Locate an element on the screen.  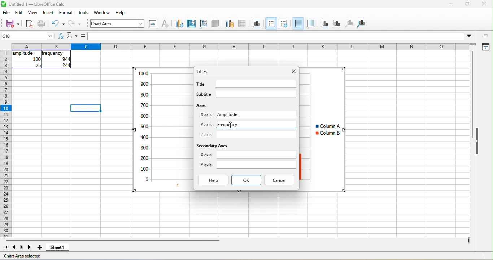
file is located at coordinates (6, 12).